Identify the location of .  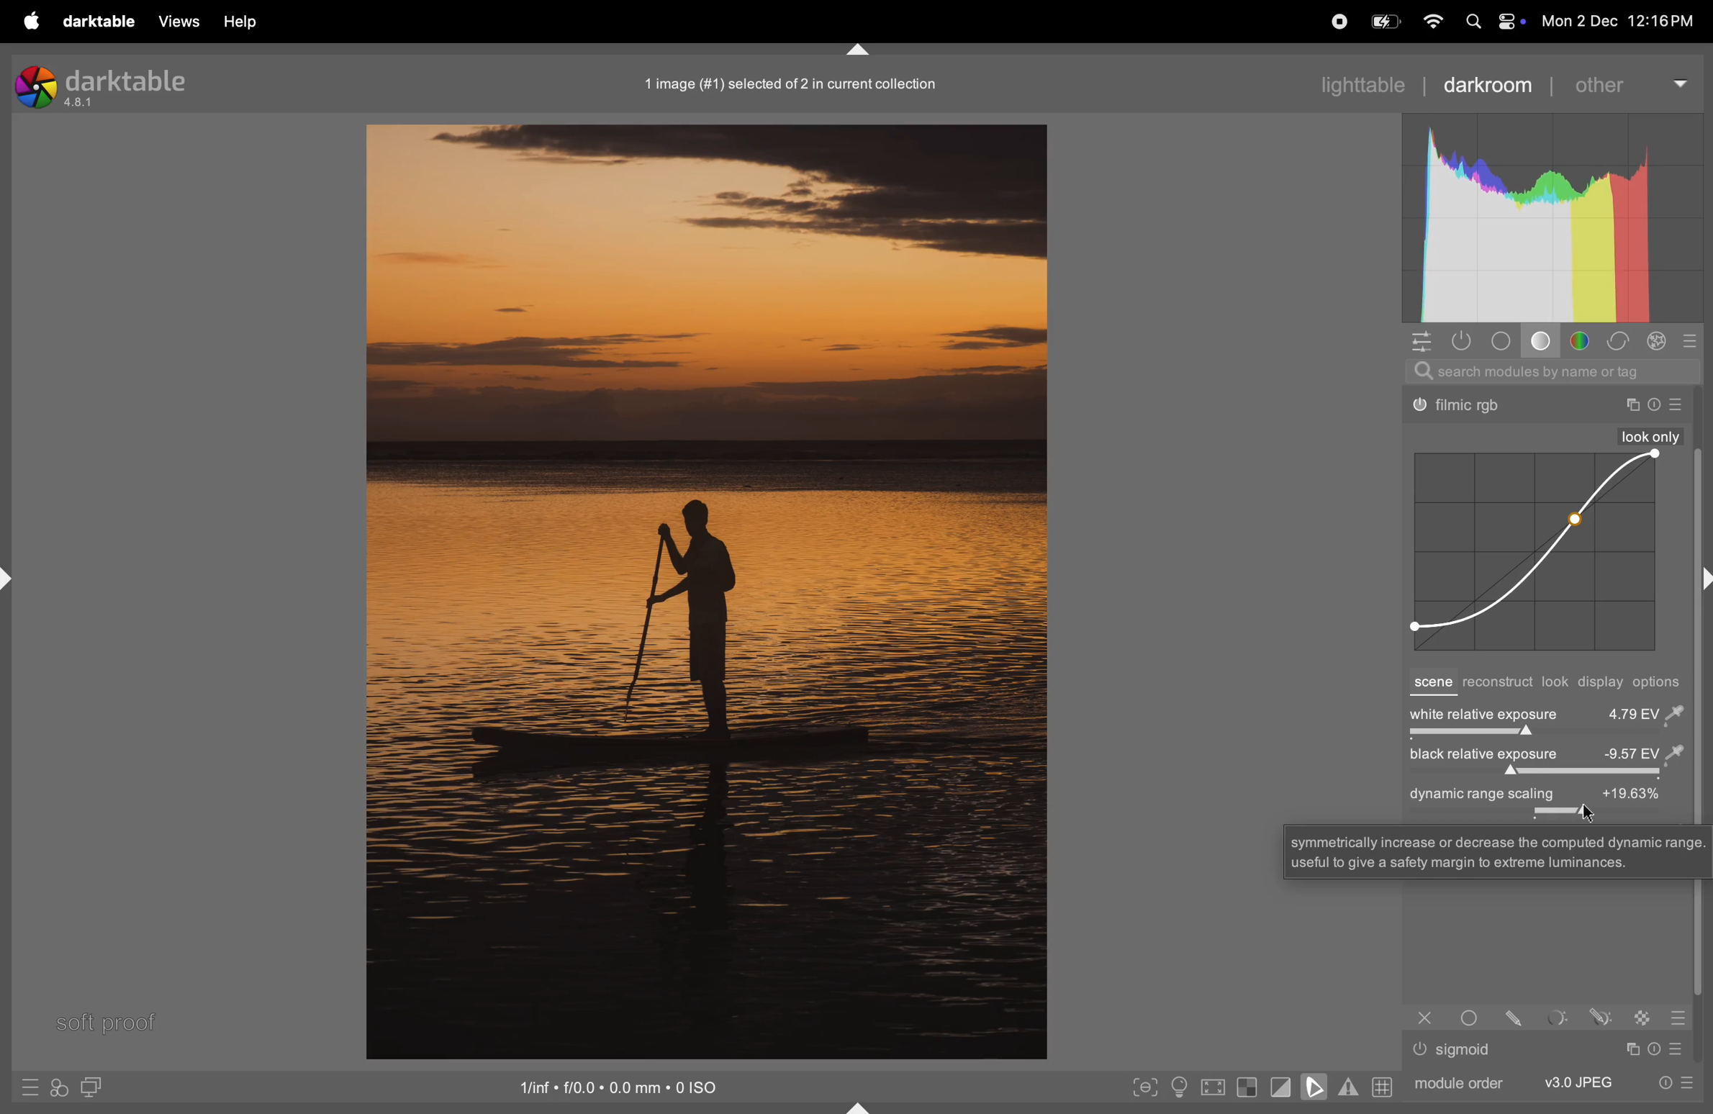
(706, 594).